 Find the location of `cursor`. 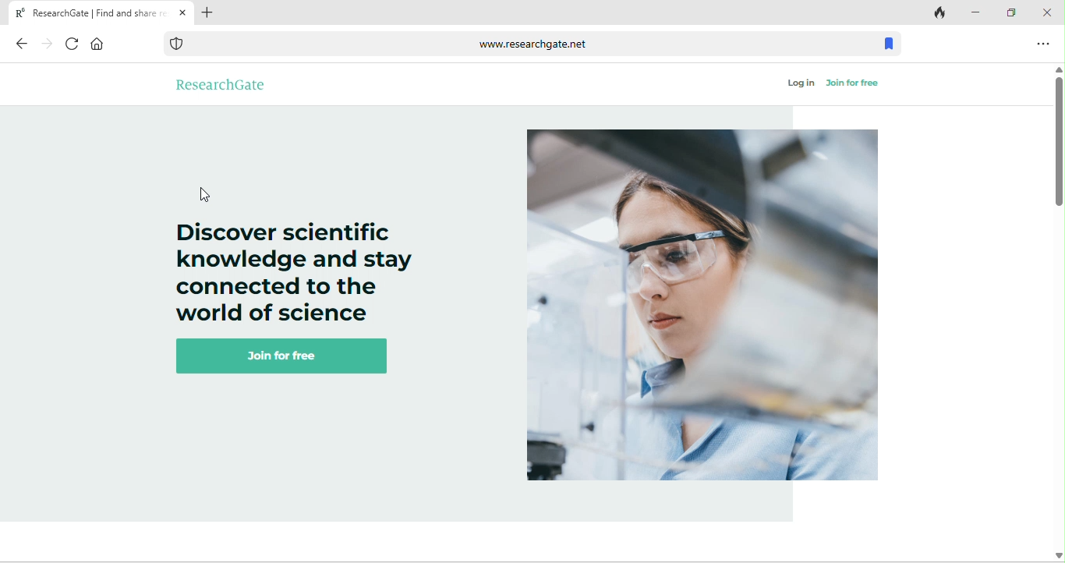

cursor is located at coordinates (205, 195).